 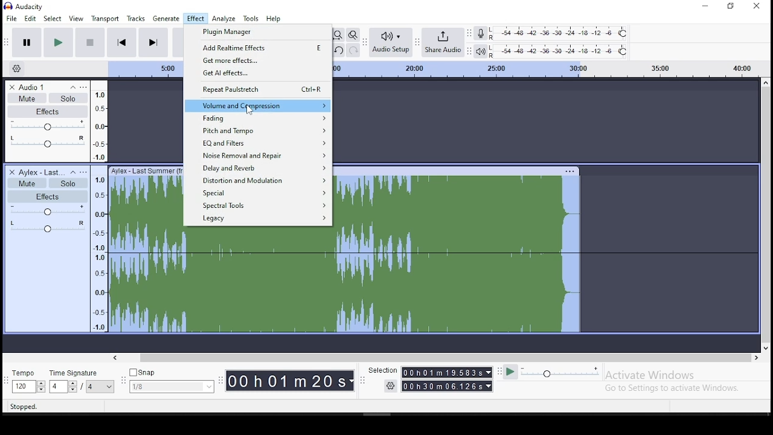 I want to click on stop, so click(x=90, y=42).